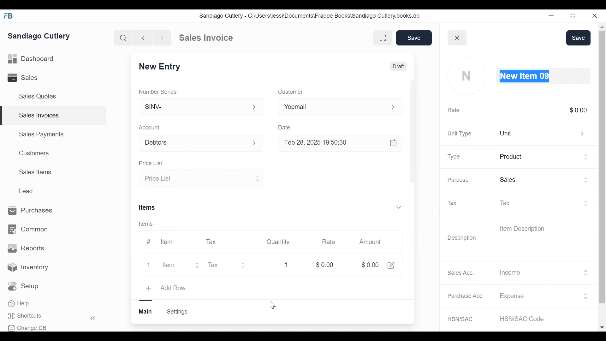 The height and width of the screenshot is (341, 606). Describe the element at coordinates (468, 76) in the screenshot. I see `profile` at that location.